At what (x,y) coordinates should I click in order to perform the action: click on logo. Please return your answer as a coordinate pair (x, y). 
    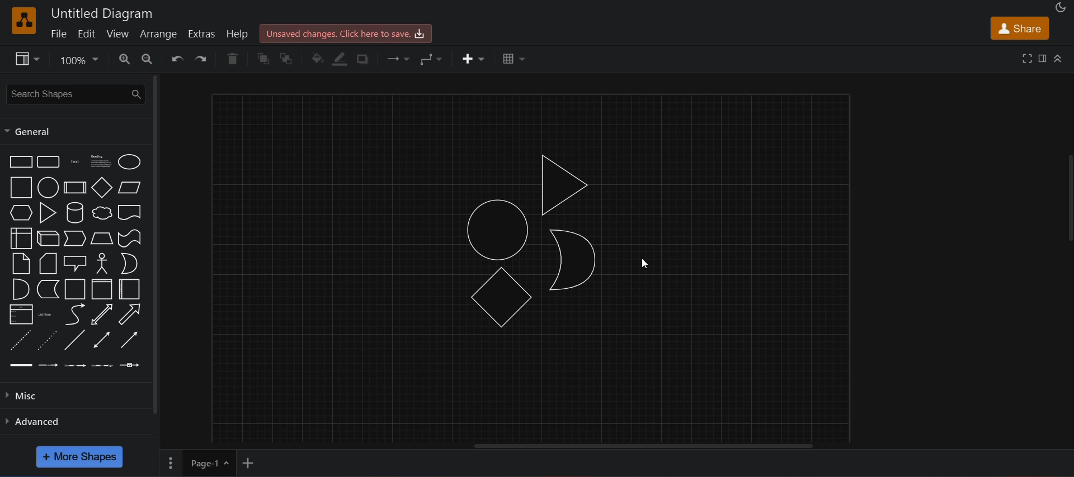
    Looking at the image, I should click on (24, 20).